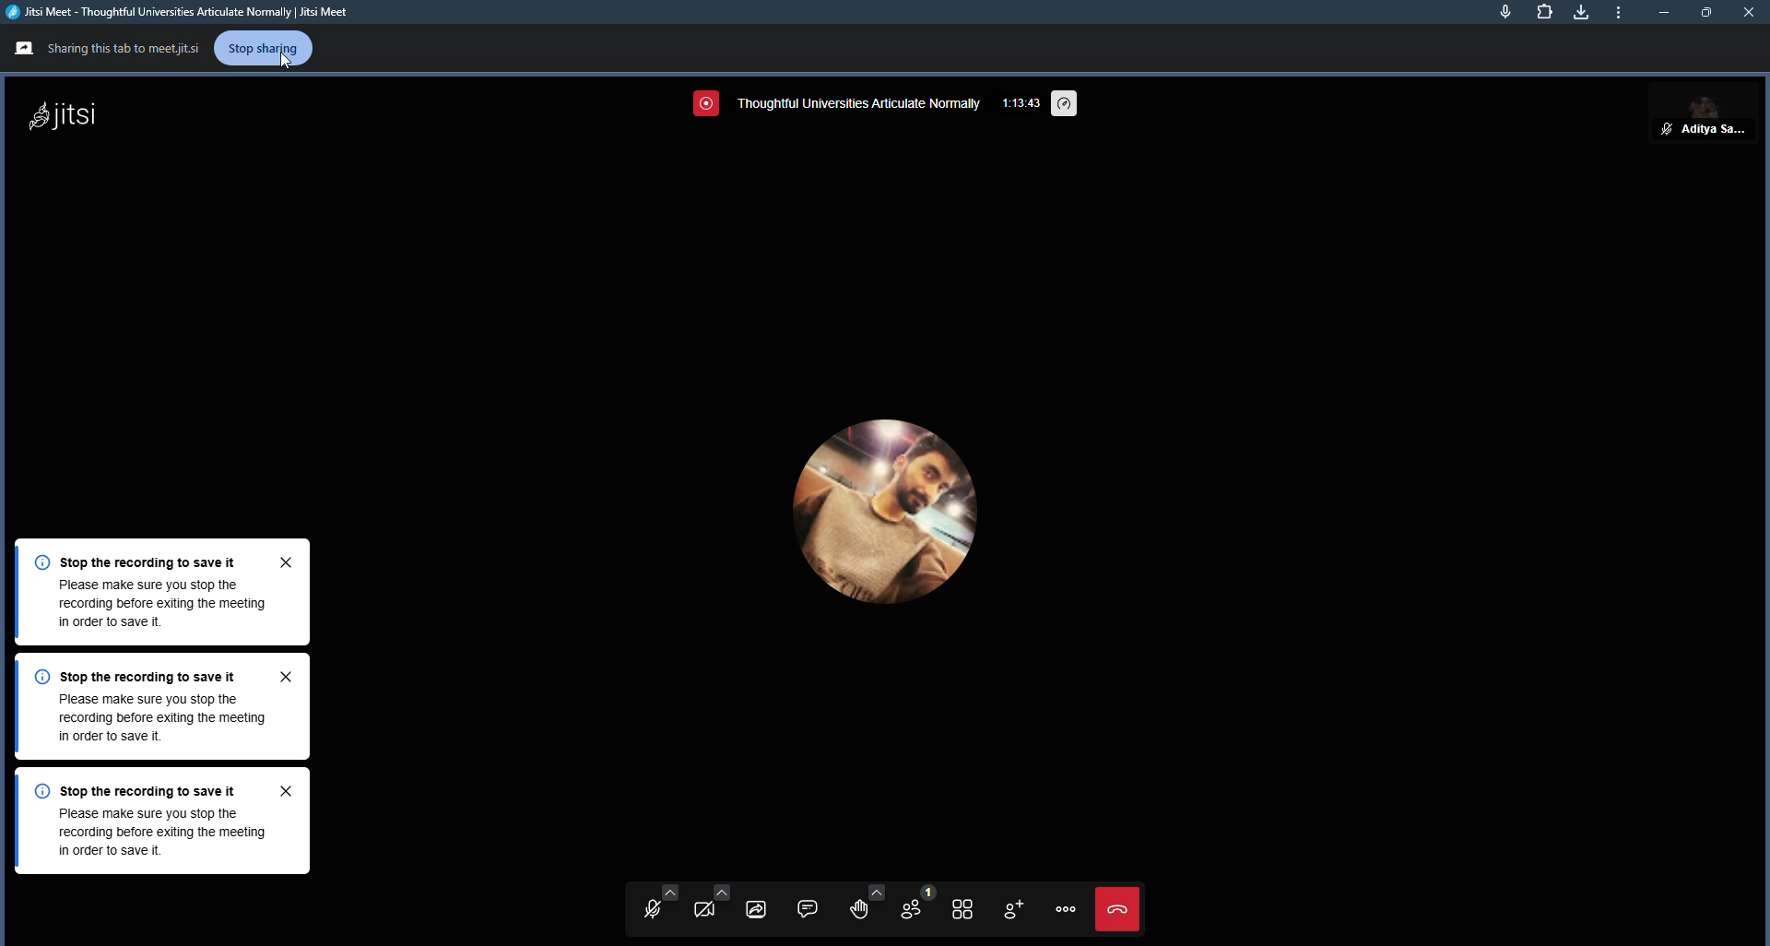  Describe the element at coordinates (211, 11) in the screenshot. I see `Jitsi Meet - Thoughtful Universities Articulate Normally | Jitsi Meet` at that location.